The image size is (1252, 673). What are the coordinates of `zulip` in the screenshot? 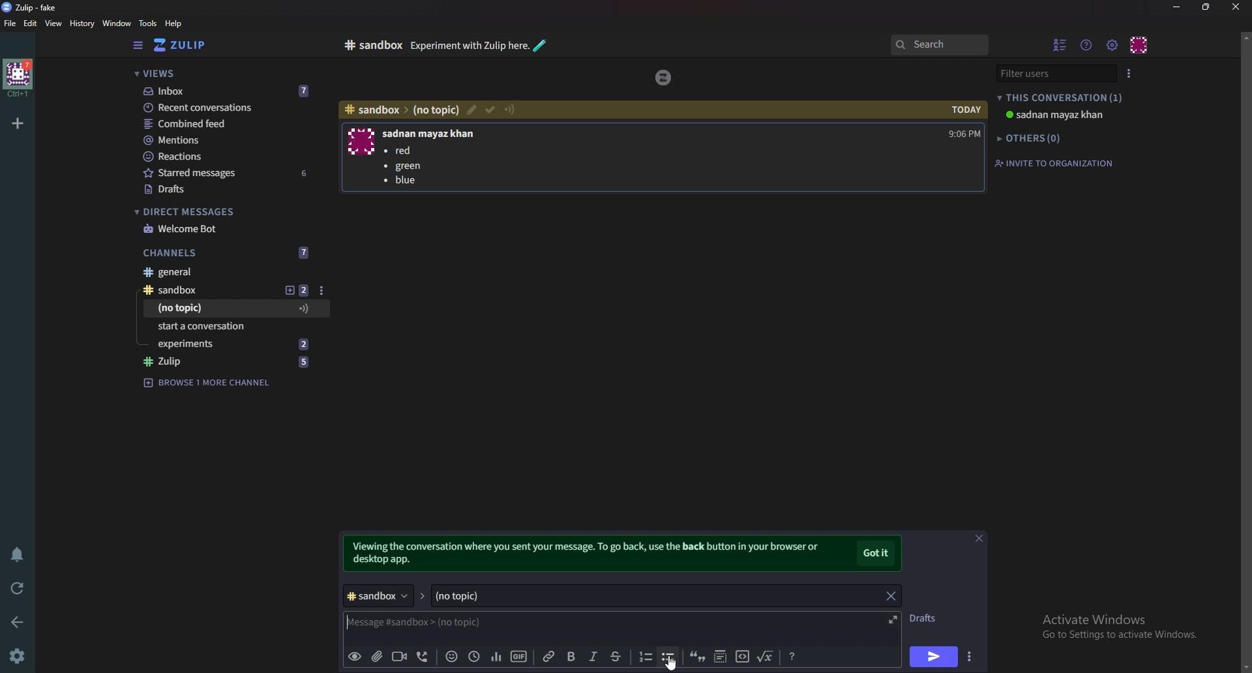 It's located at (235, 363).